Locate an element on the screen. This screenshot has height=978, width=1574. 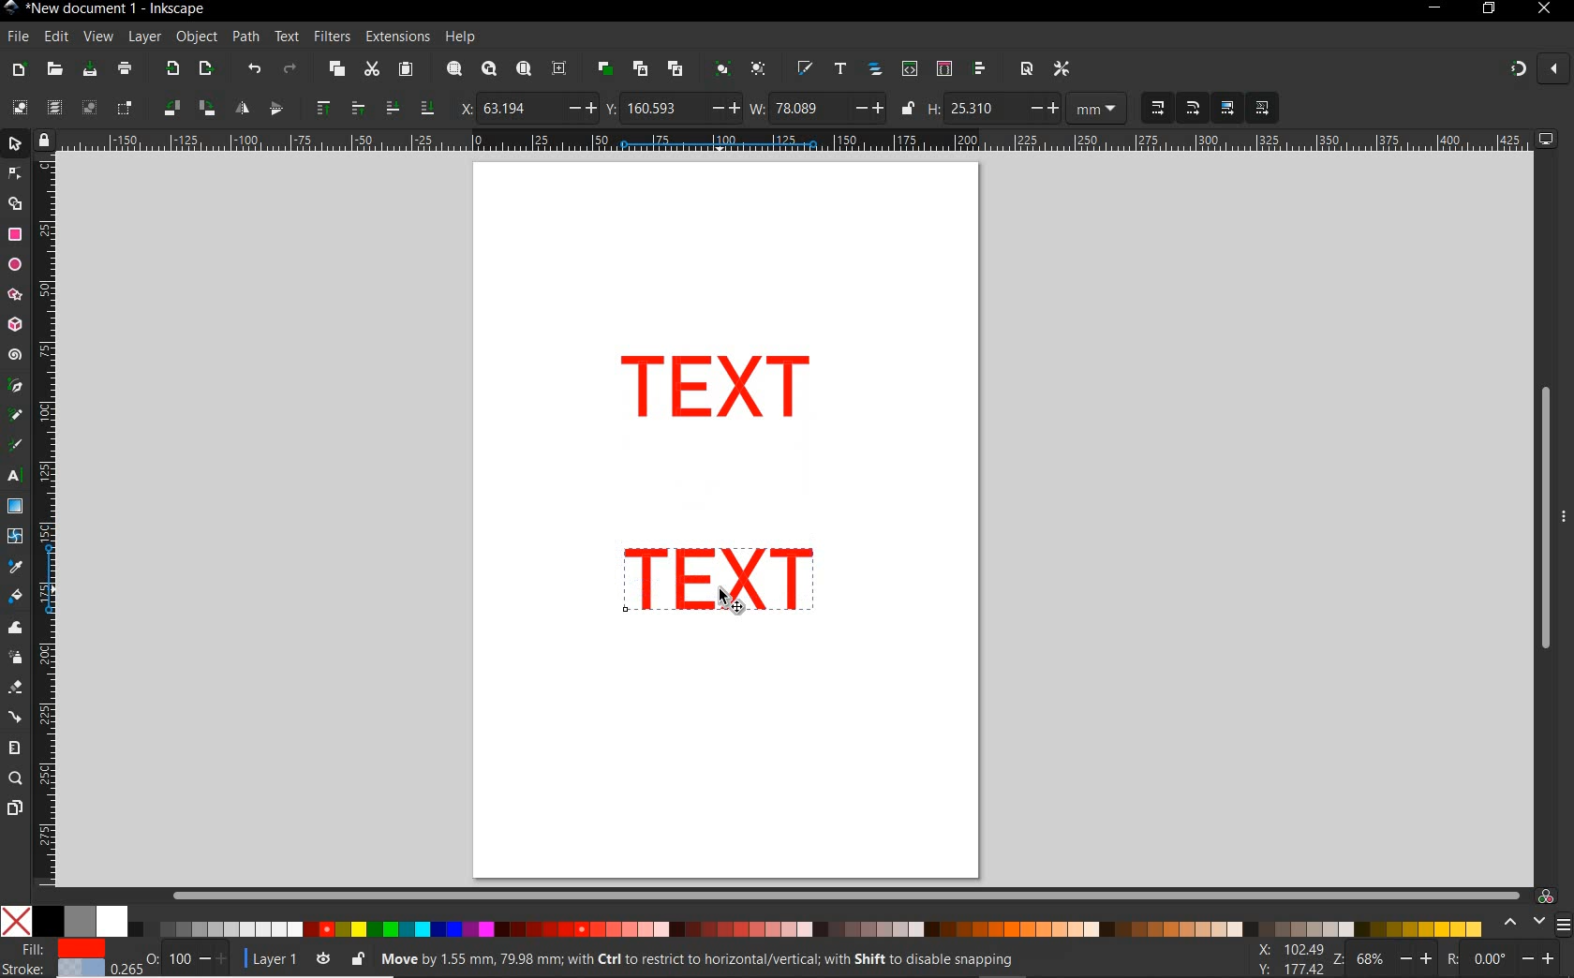
dropper is located at coordinates (16, 567).